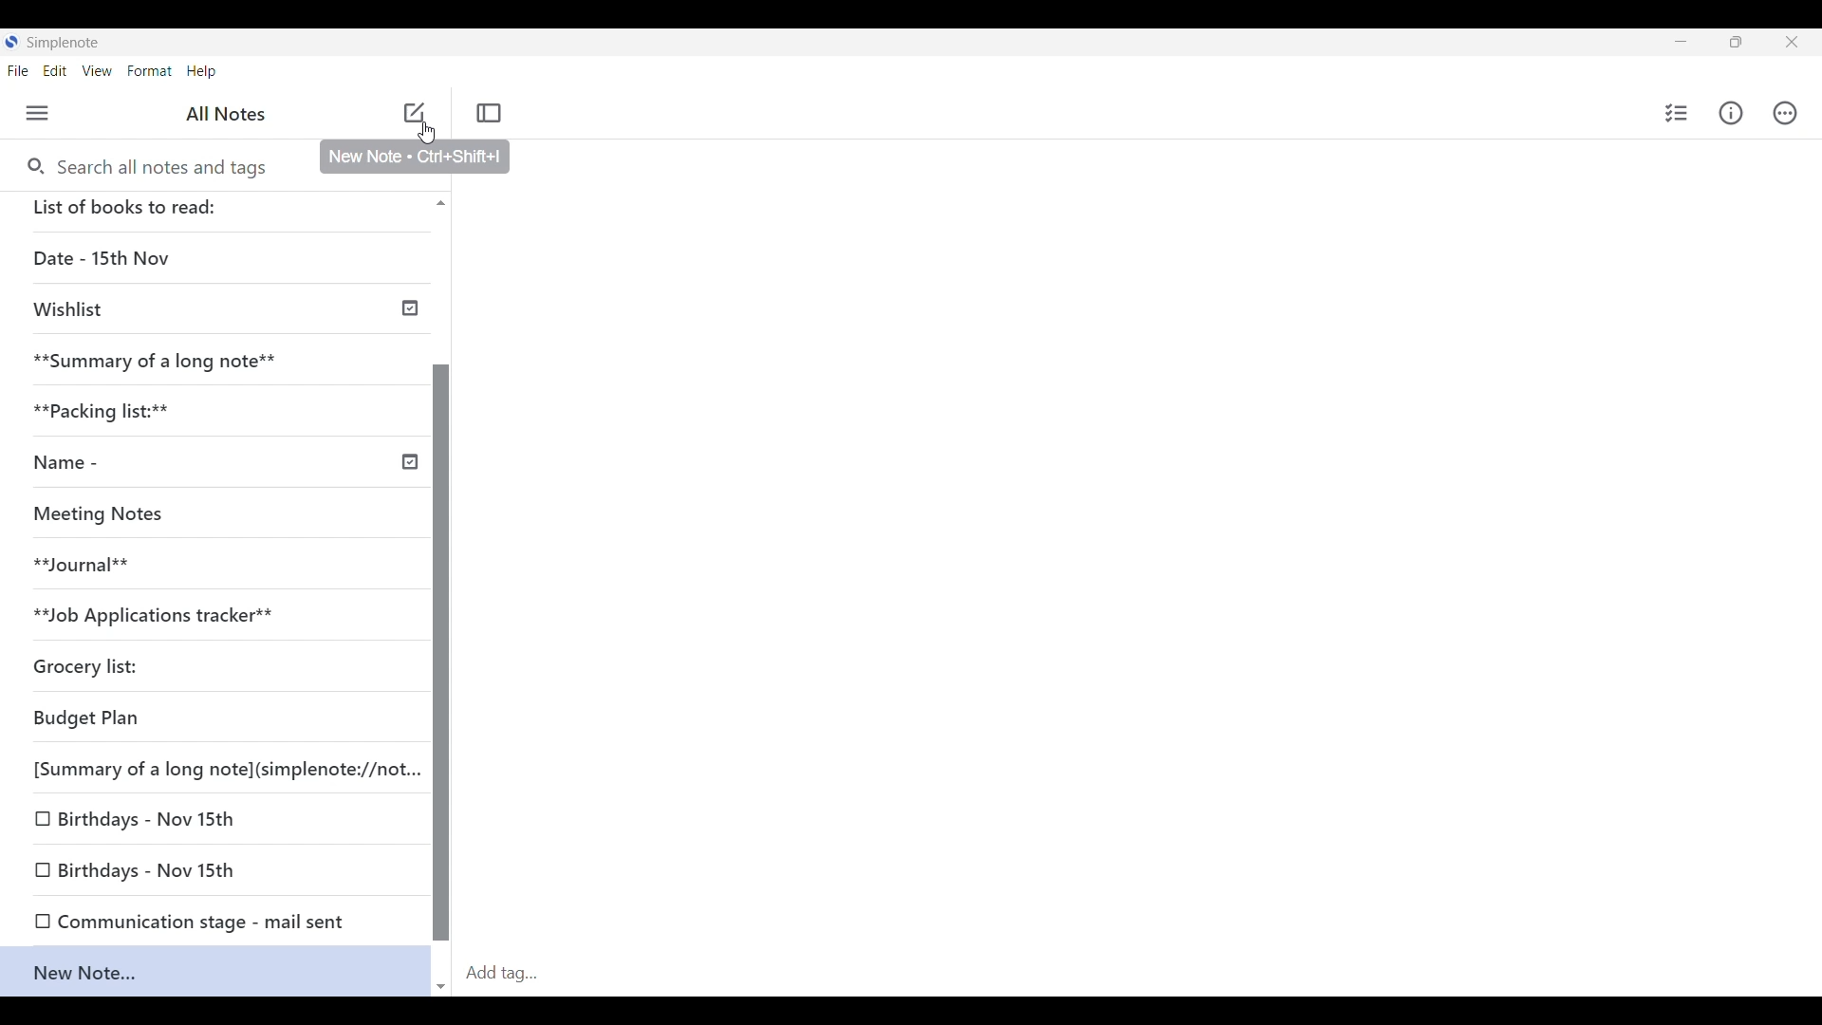 This screenshot has width=1822, height=1025. I want to click on **Packing list:**, so click(192, 410).